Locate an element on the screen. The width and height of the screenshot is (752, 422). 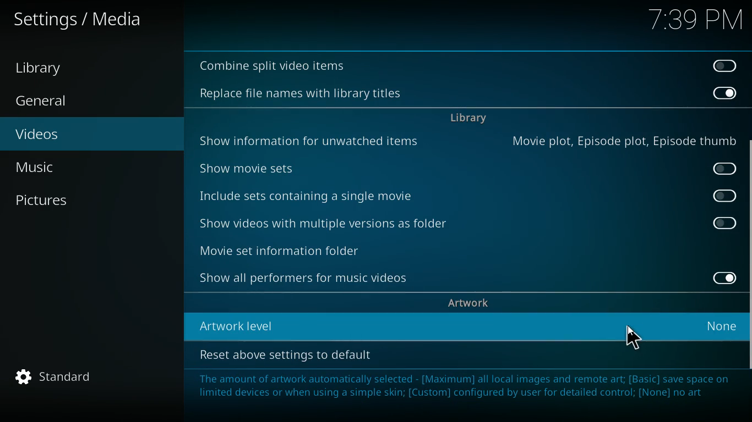
videos is located at coordinates (83, 135).